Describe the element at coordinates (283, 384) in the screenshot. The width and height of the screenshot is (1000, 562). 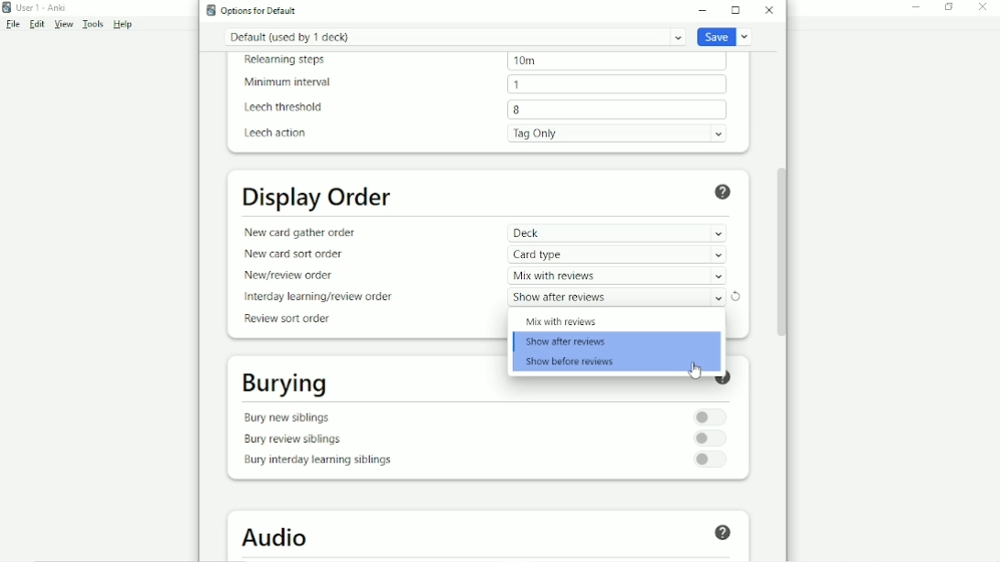
I see `Burying` at that location.